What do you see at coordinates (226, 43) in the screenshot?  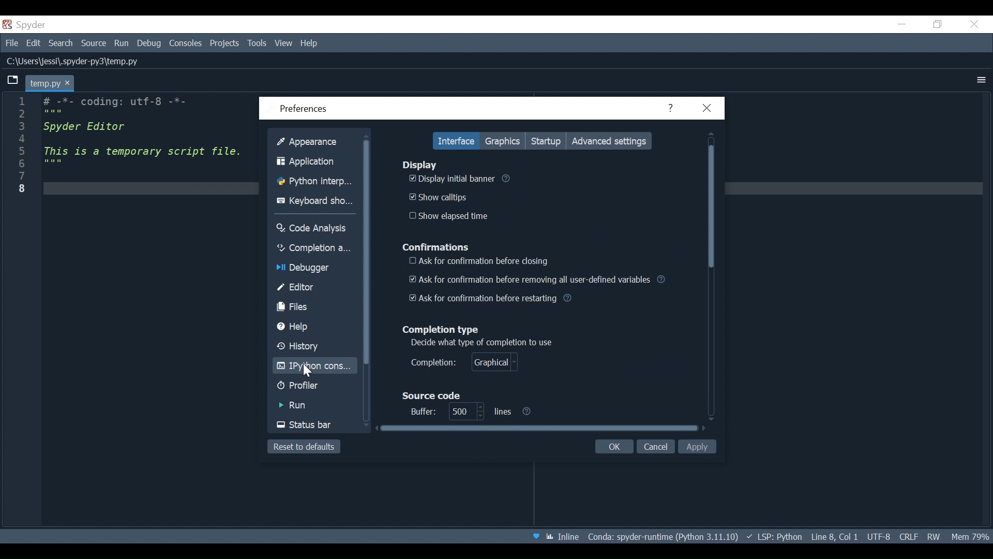 I see `Projects` at bounding box center [226, 43].